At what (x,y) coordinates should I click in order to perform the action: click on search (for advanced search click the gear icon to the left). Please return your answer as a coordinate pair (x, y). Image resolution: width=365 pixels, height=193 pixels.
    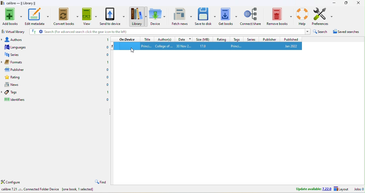
    Looking at the image, I should click on (174, 32).